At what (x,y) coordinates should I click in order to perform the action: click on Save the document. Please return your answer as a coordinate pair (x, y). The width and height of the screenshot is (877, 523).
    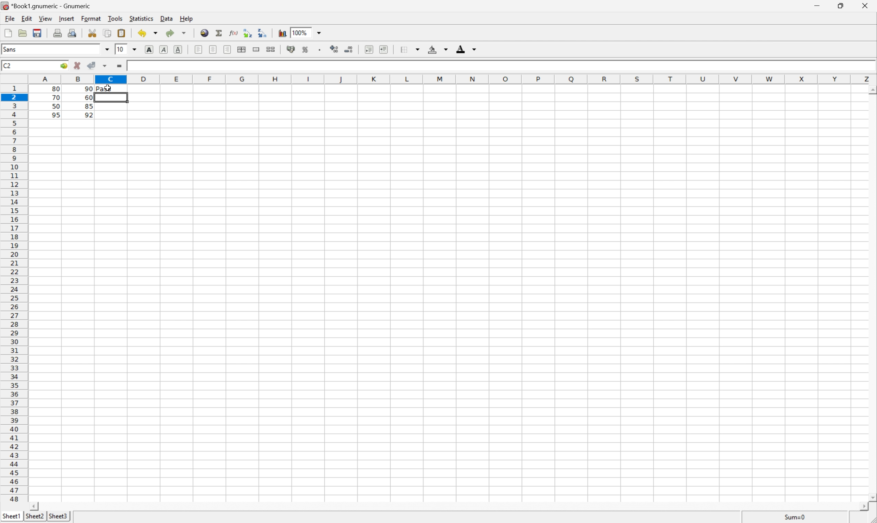
    Looking at the image, I should click on (23, 33).